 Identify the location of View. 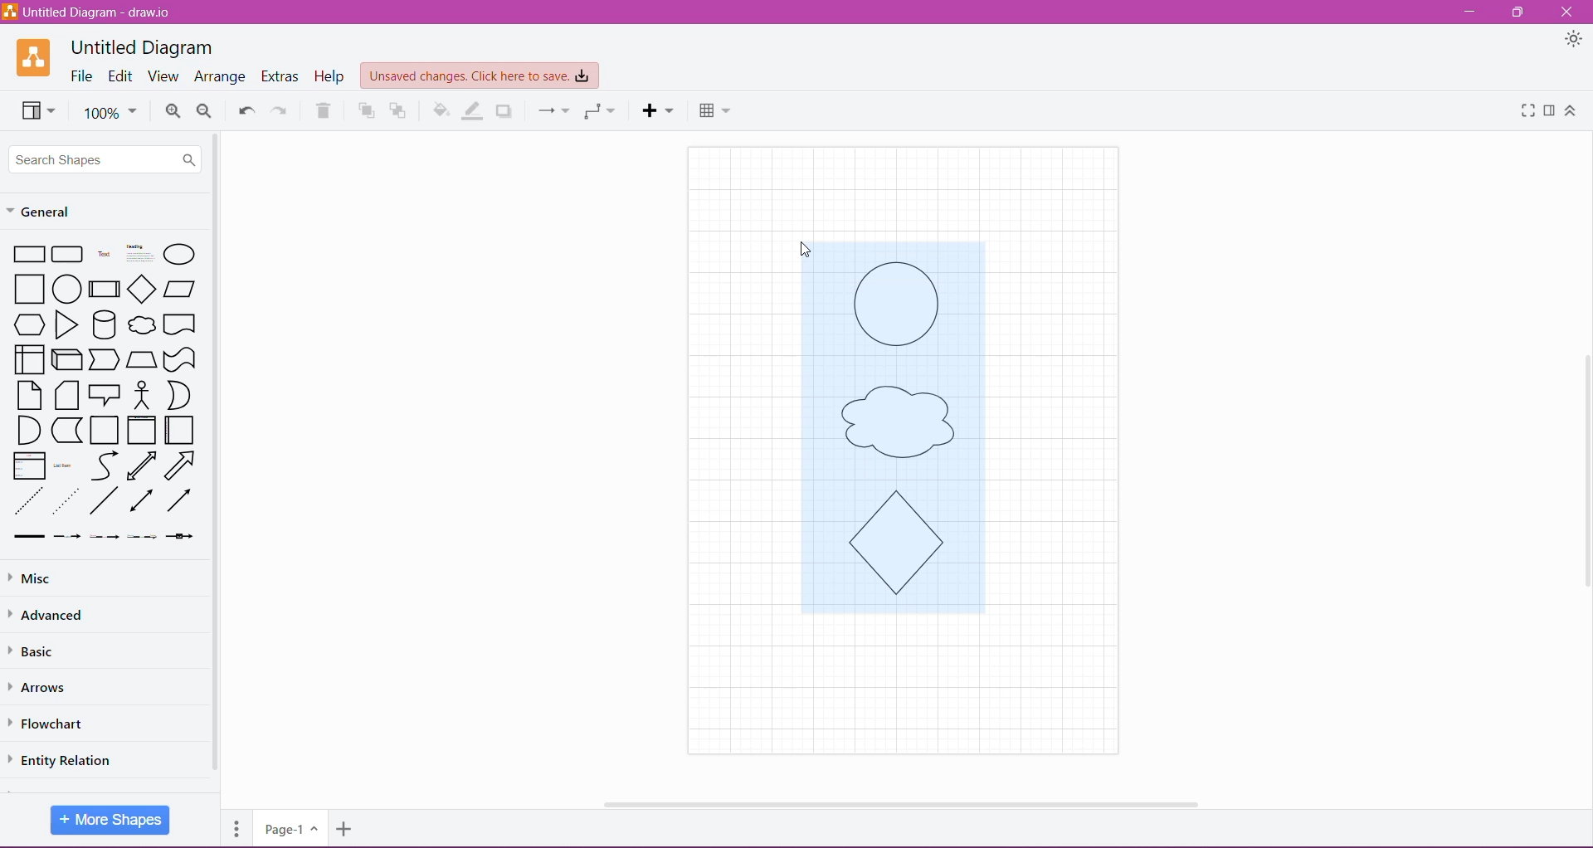
(35, 110).